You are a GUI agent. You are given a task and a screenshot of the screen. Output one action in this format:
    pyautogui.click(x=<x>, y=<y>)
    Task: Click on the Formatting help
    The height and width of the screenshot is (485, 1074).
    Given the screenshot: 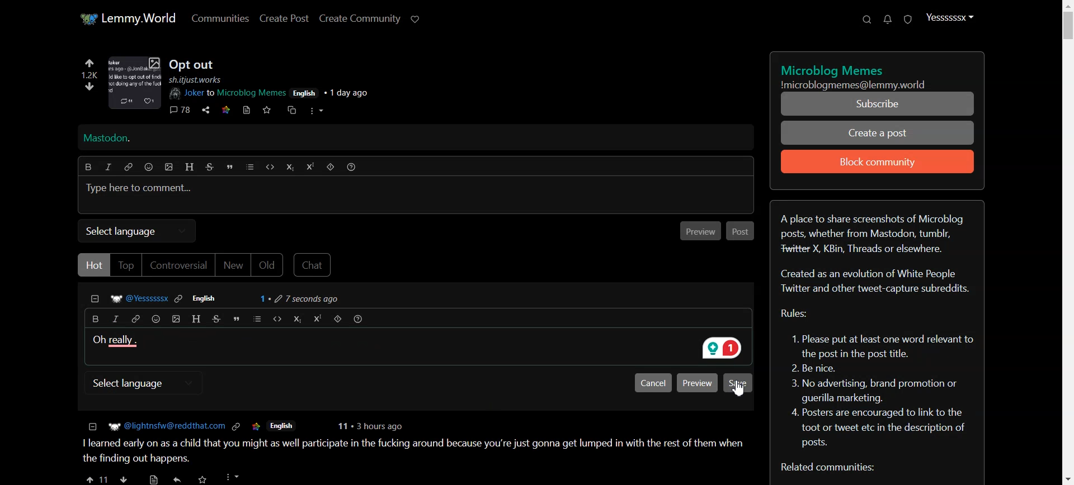 What is the action you would take?
    pyautogui.click(x=352, y=167)
    